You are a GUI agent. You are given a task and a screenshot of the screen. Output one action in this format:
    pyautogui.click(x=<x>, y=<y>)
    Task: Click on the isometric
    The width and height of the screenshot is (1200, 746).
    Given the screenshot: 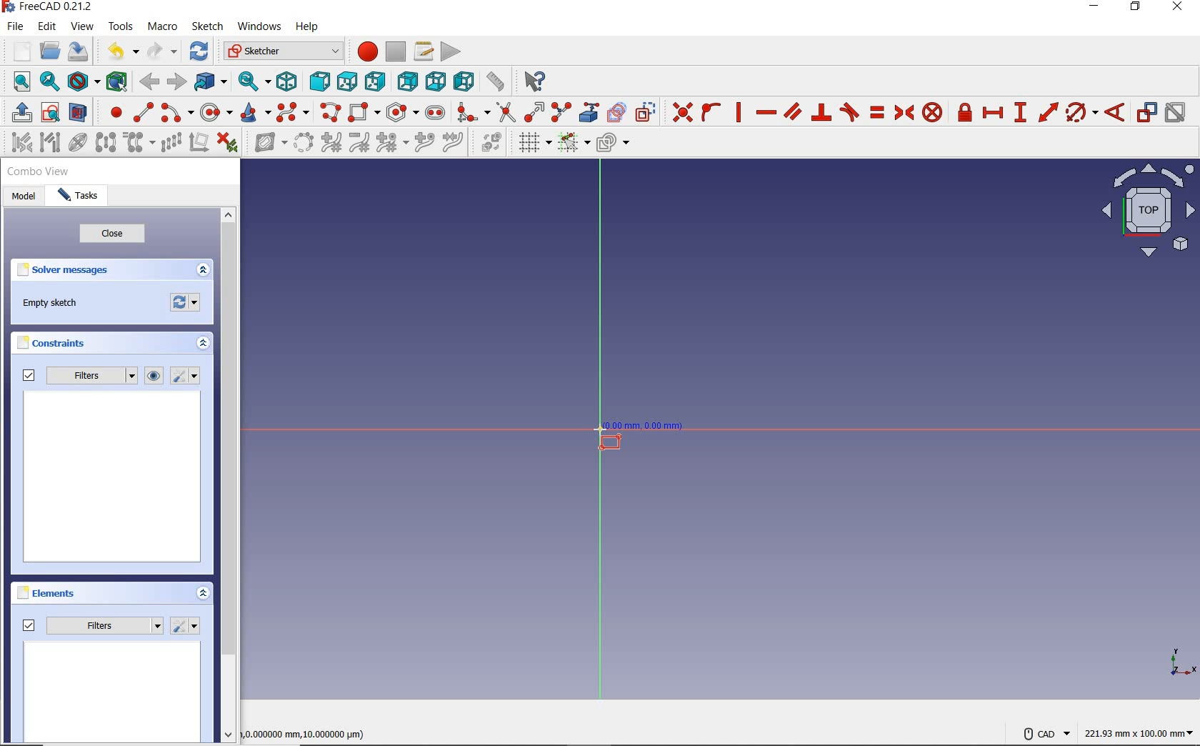 What is the action you would take?
    pyautogui.click(x=286, y=81)
    